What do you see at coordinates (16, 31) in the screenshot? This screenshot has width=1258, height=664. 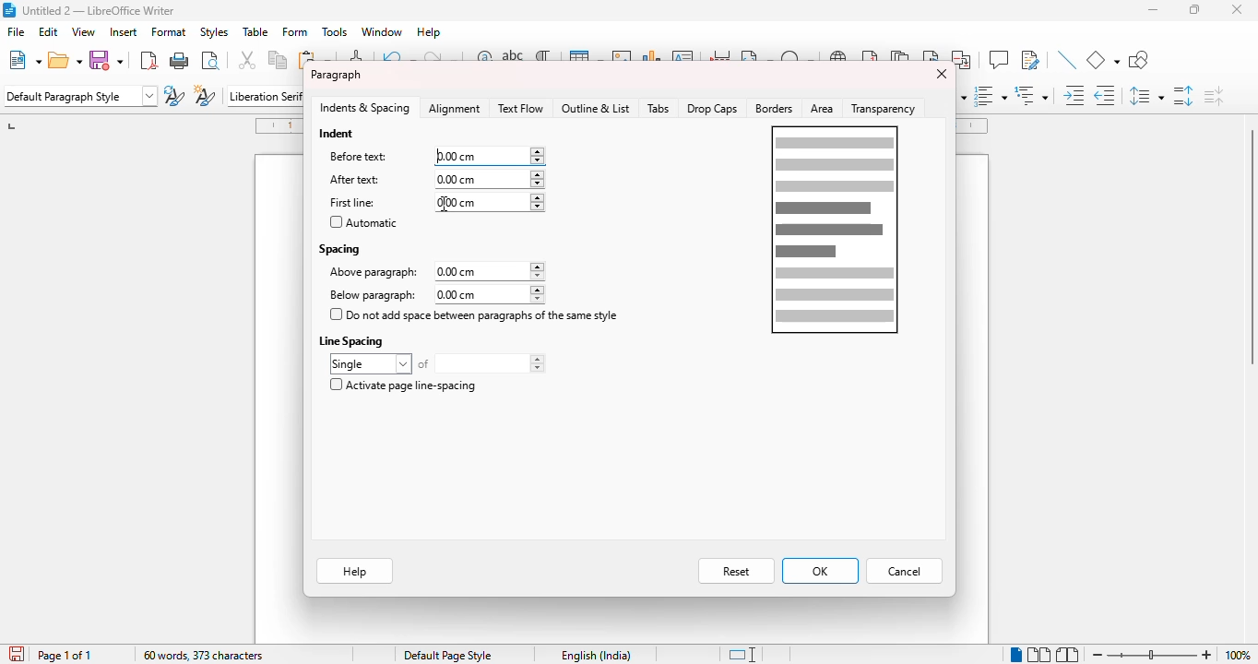 I see `file` at bounding box center [16, 31].